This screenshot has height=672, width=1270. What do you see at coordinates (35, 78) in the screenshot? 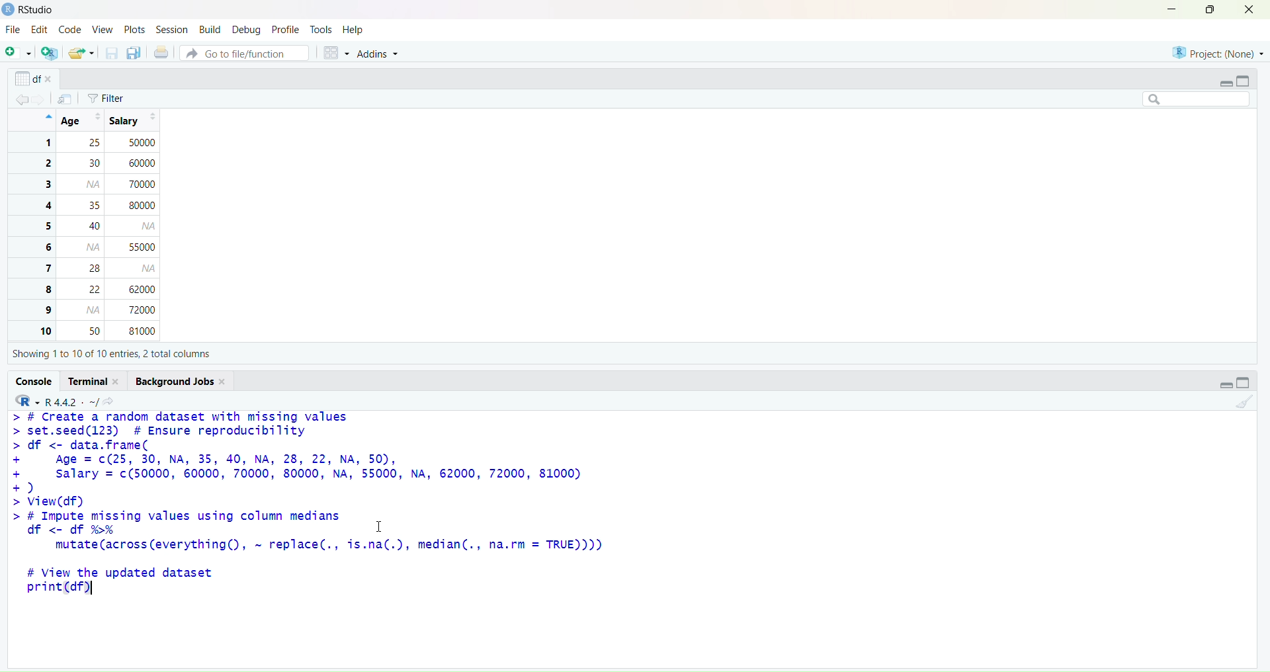
I see `options of x` at bounding box center [35, 78].